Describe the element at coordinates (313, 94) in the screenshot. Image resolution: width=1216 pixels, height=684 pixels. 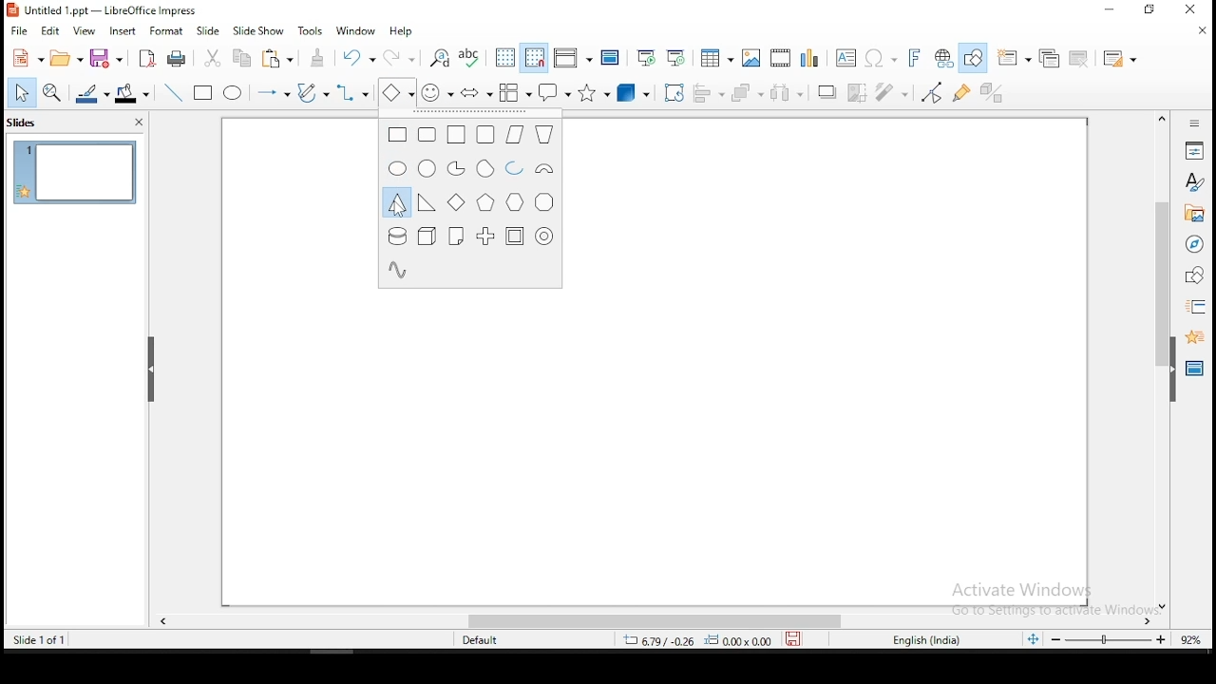
I see `curves and polygons` at that location.